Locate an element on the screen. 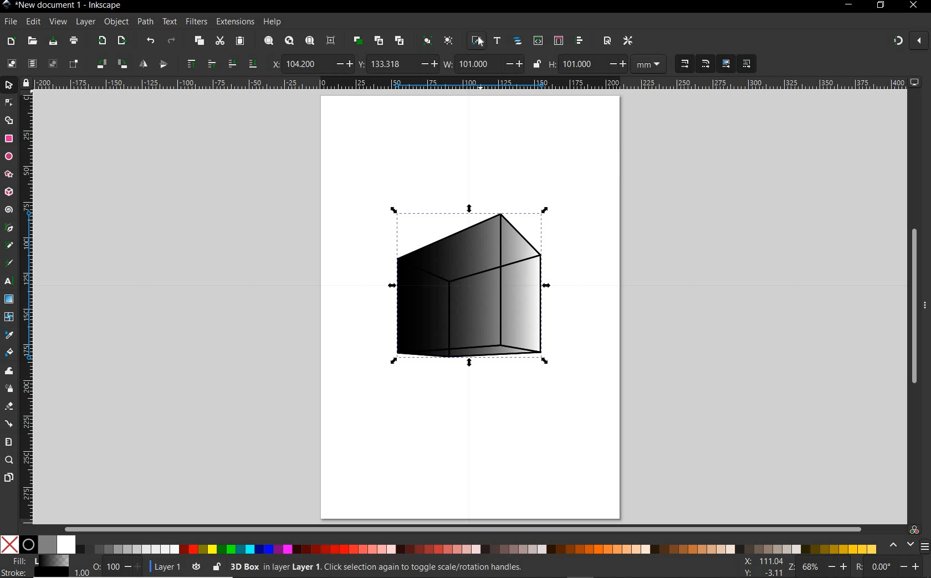  increase/decrease is located at coordinates (342, 64).